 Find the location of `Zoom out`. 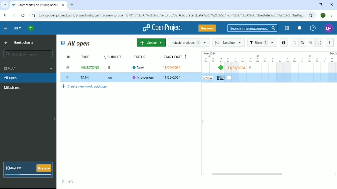

Zoom out is located at coordinates (303, 42).